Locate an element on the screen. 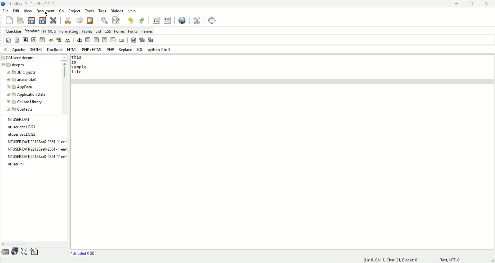  forms is located at coordinates (120, 31).